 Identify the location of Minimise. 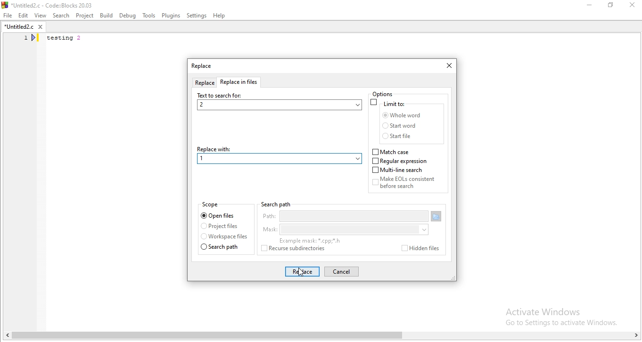
(589, 7).